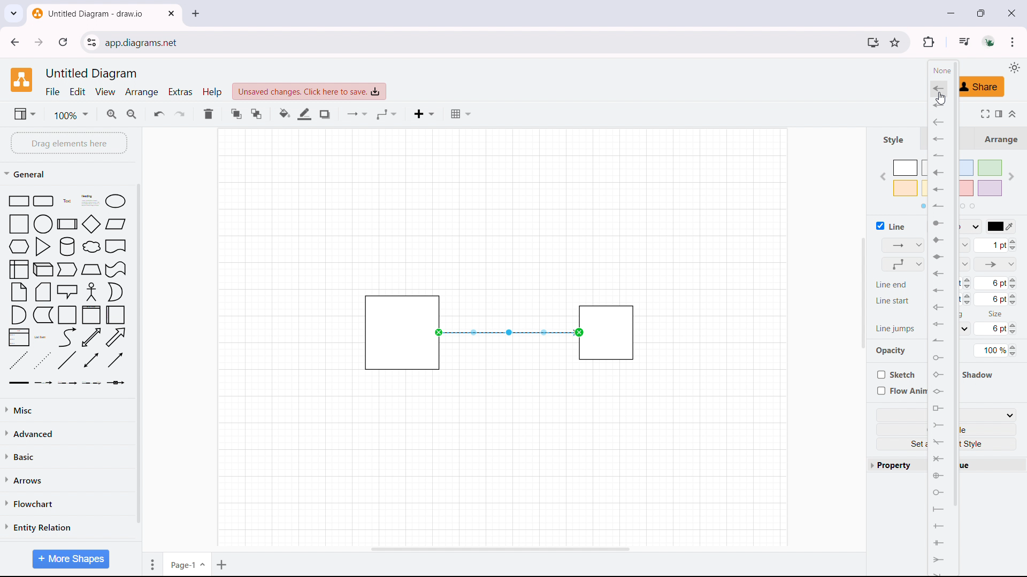 This screenshot has width=1027, height=577. I want to click on media control, so click(963, 41).